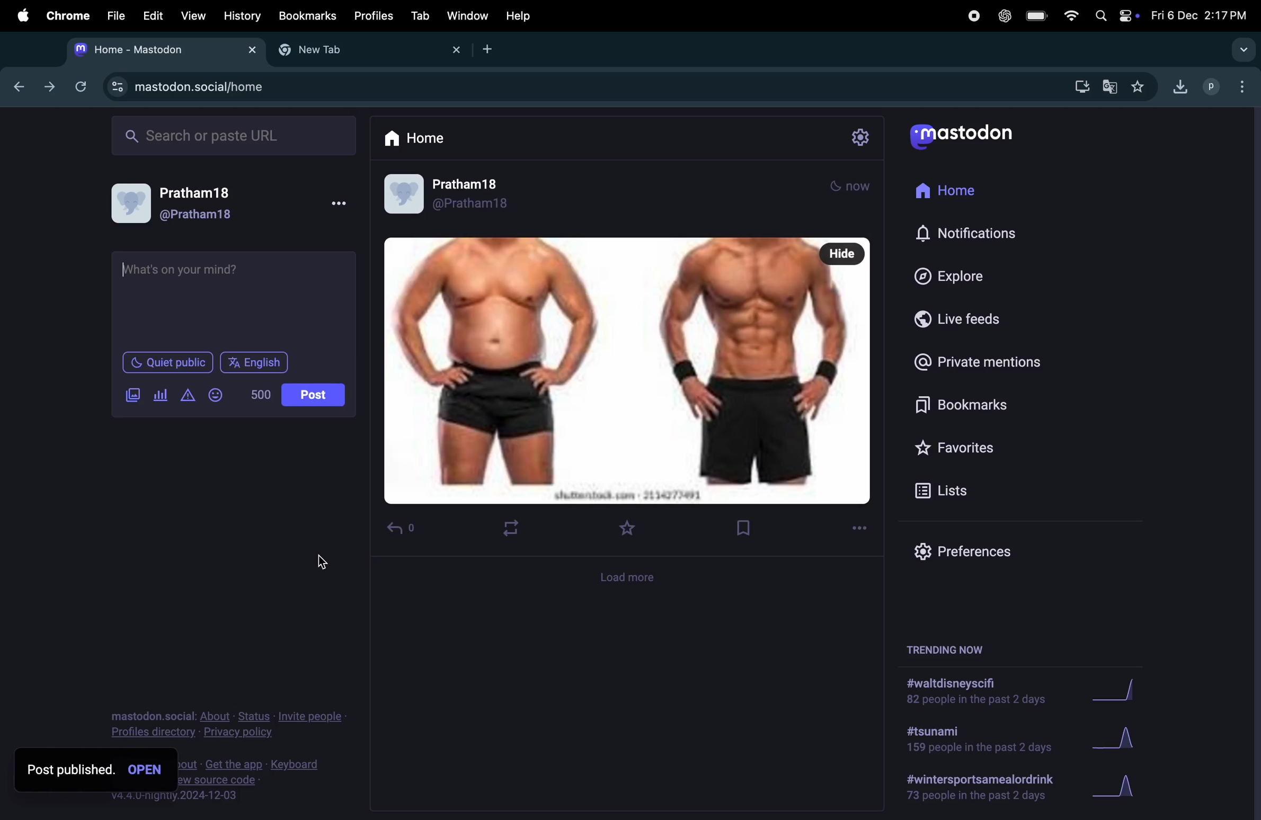  Describe the element at coordinates (262, 395) in the screenshot. I see `500 words` at that location.